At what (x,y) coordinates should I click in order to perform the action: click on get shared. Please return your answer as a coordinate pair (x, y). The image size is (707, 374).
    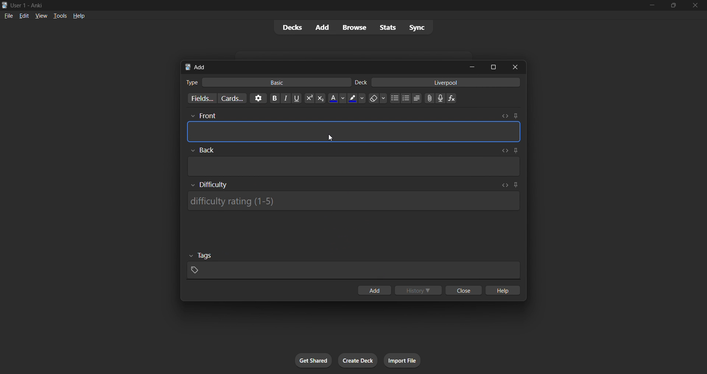
    Looking at the image, I should click on (313, 360).